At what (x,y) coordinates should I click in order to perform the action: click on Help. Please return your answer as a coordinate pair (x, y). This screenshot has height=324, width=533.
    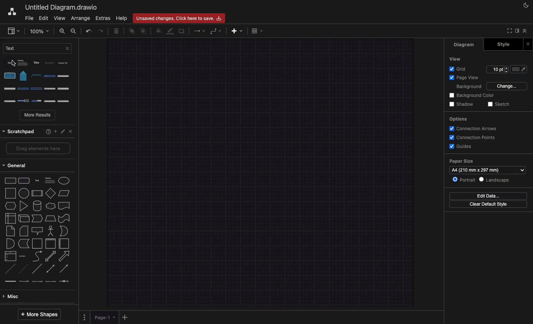
    Looking at the image, I should click on (122, 18).